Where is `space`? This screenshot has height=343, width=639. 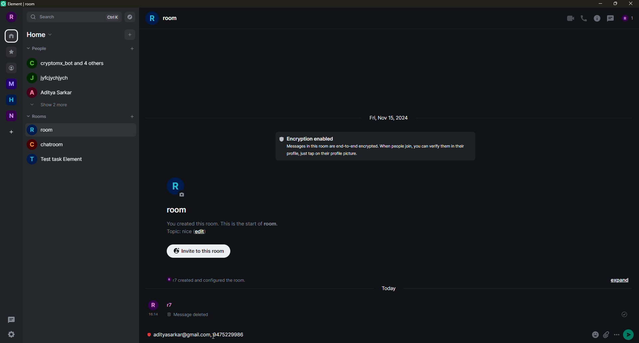 space is located at coordinates (12, 83).